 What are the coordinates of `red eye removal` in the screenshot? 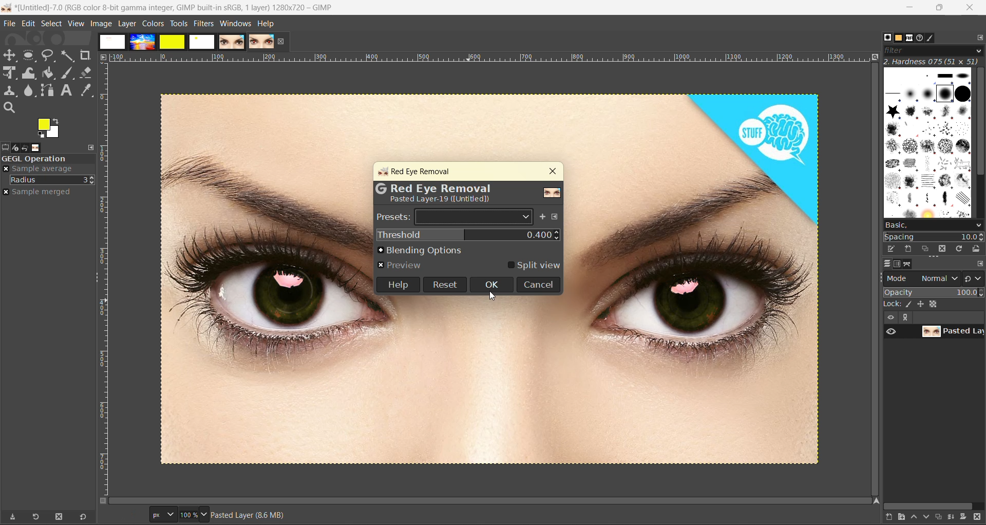 It's located at (416, 172).